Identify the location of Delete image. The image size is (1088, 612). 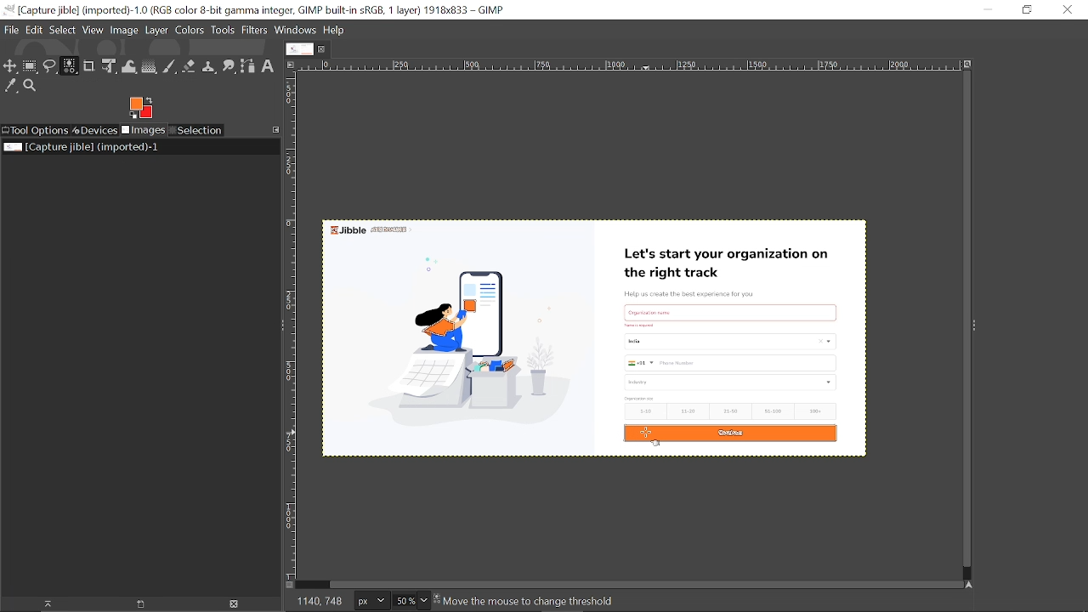
(235, 604).